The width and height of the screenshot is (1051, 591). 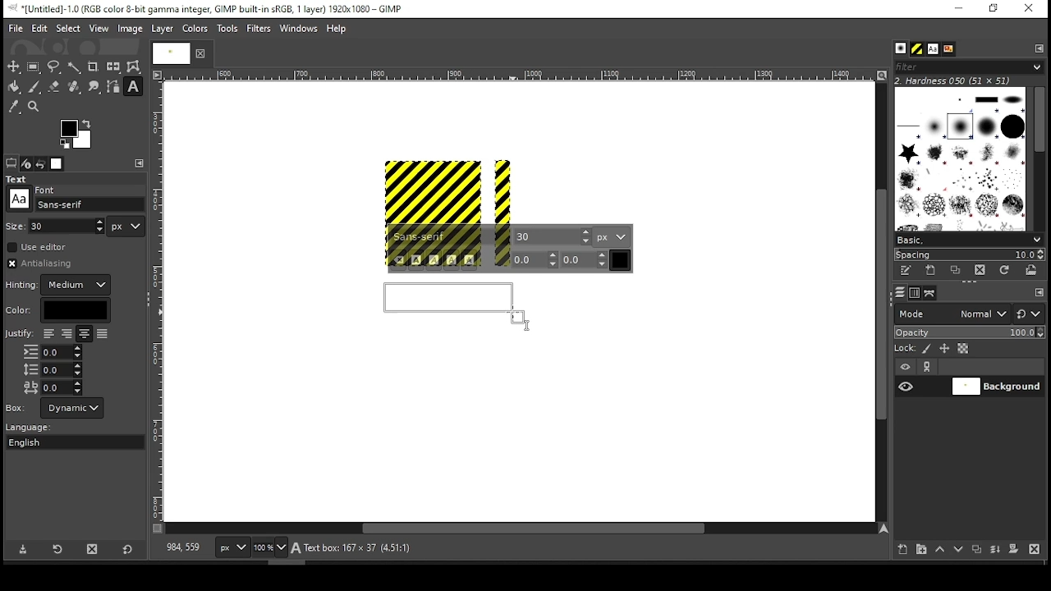 What do you see at coordinates (337, 30) in the screenshot?
I see `help` at bounding box center [337, 30].